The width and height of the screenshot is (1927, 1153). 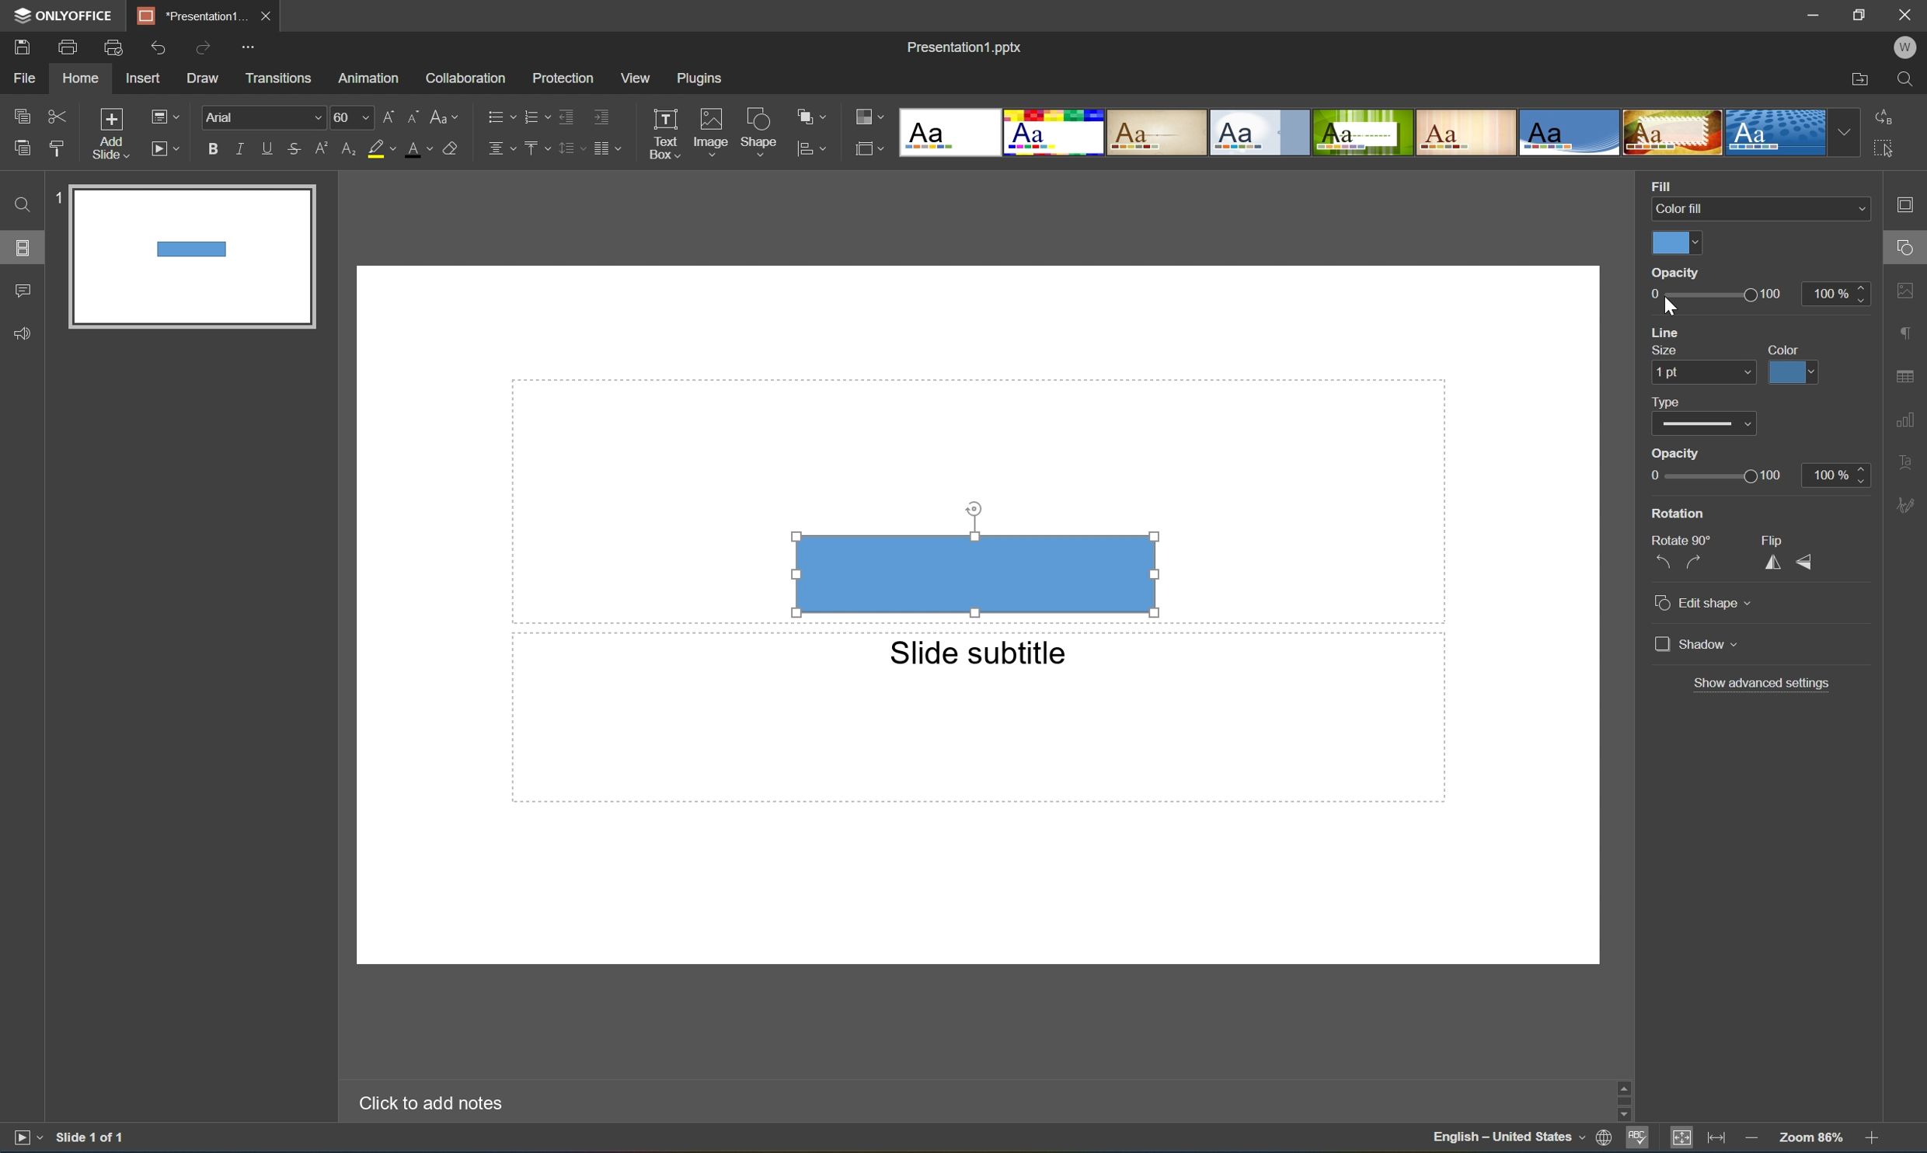 What do you see at coordinates (1685, 1141) in the screenshot?
I see `Fit to slide` at bounding box center [1685, 1141].